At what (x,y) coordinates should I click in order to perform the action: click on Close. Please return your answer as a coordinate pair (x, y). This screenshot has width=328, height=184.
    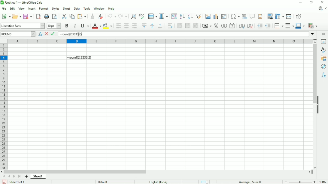
    Looking at the image, I should click on (323, 2).